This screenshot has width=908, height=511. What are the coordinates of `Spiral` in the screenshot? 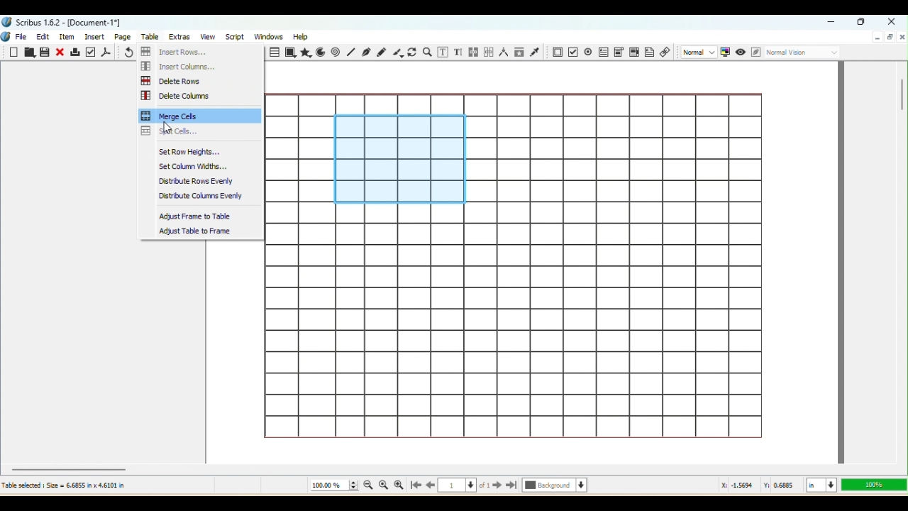 It's located at (337, 53).